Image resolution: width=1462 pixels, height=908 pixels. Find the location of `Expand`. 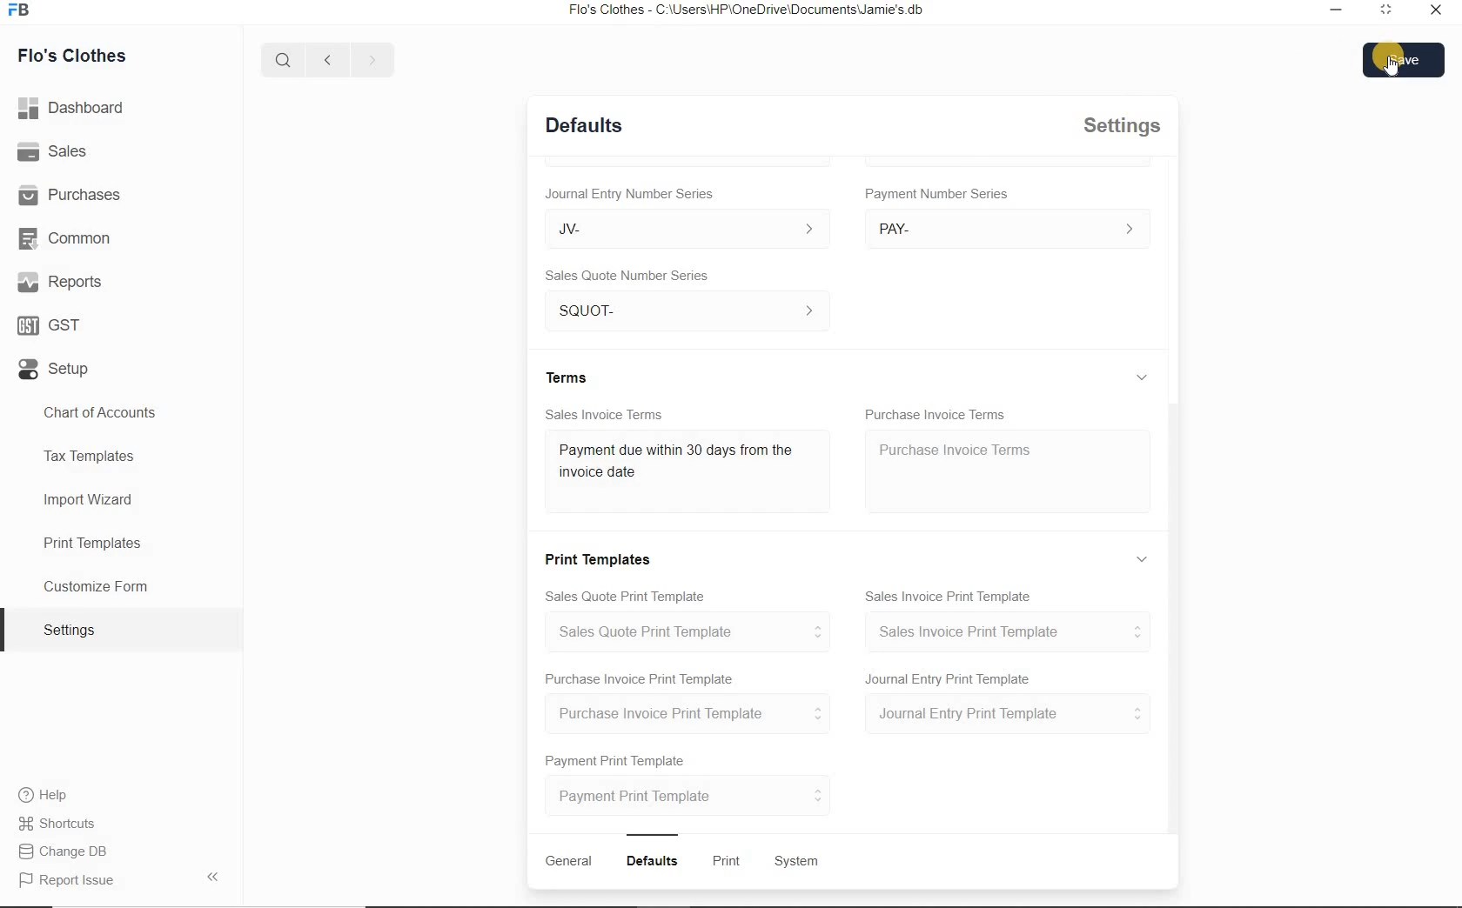

Expand is located at coordinates (1141, 557).